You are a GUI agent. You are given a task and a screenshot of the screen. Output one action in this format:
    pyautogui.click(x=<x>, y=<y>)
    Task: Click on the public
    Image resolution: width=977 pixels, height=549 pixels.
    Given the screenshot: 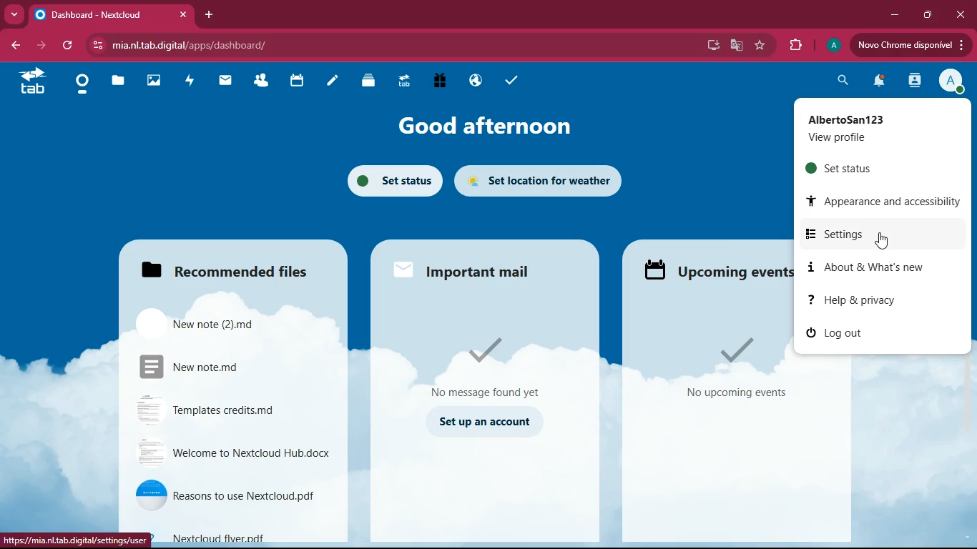 What is the action you would take?
    pyautogui.click(x=476, y=81)
    